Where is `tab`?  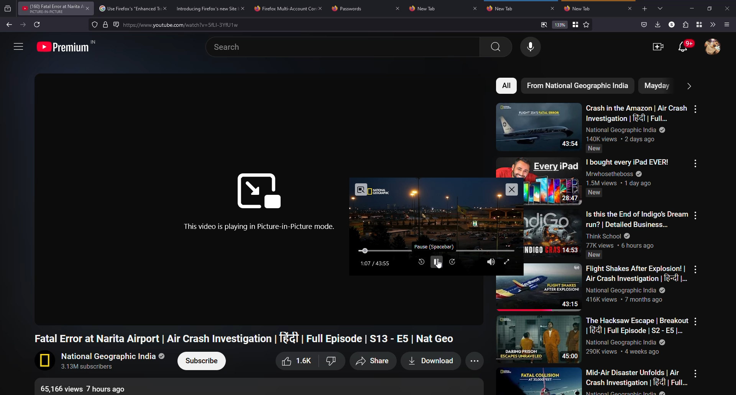
tab is located at coordinates (426, 9).